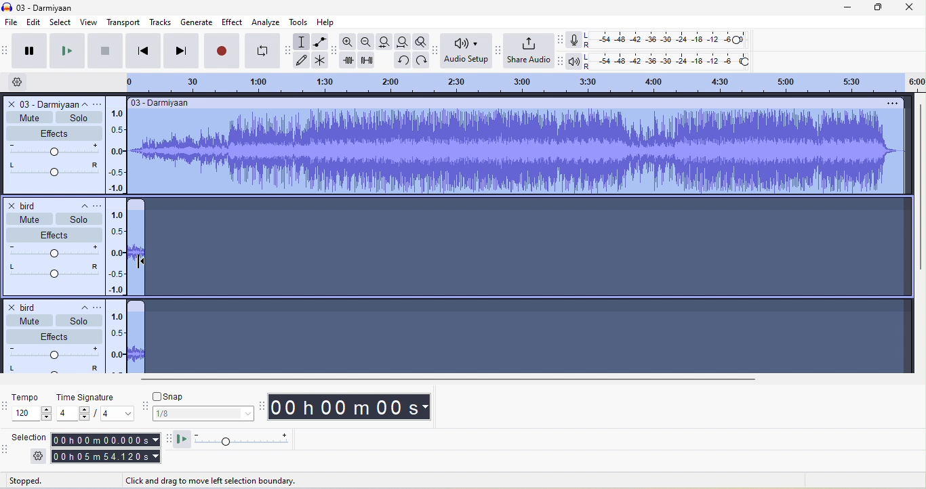  I want to click on timeline option, so click(23, 82).